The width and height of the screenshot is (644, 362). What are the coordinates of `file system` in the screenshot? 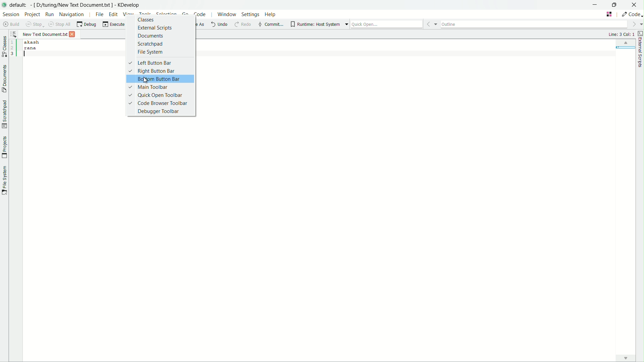 It's located at (151, 52).